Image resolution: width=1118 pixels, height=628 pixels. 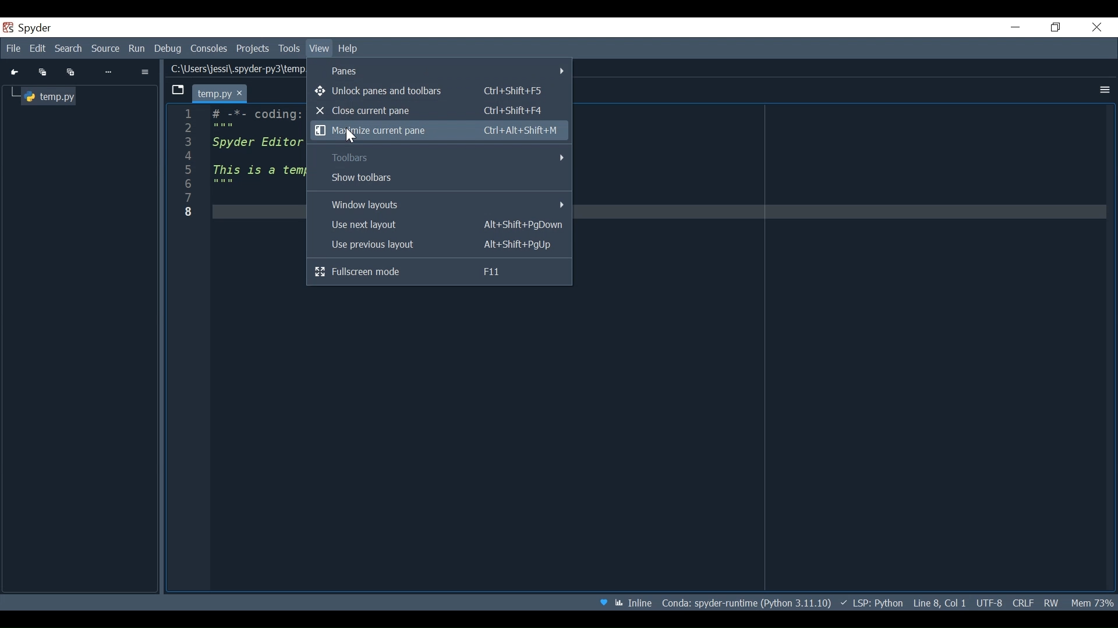 I want to click on Restore, so click(x=1055, y=28).